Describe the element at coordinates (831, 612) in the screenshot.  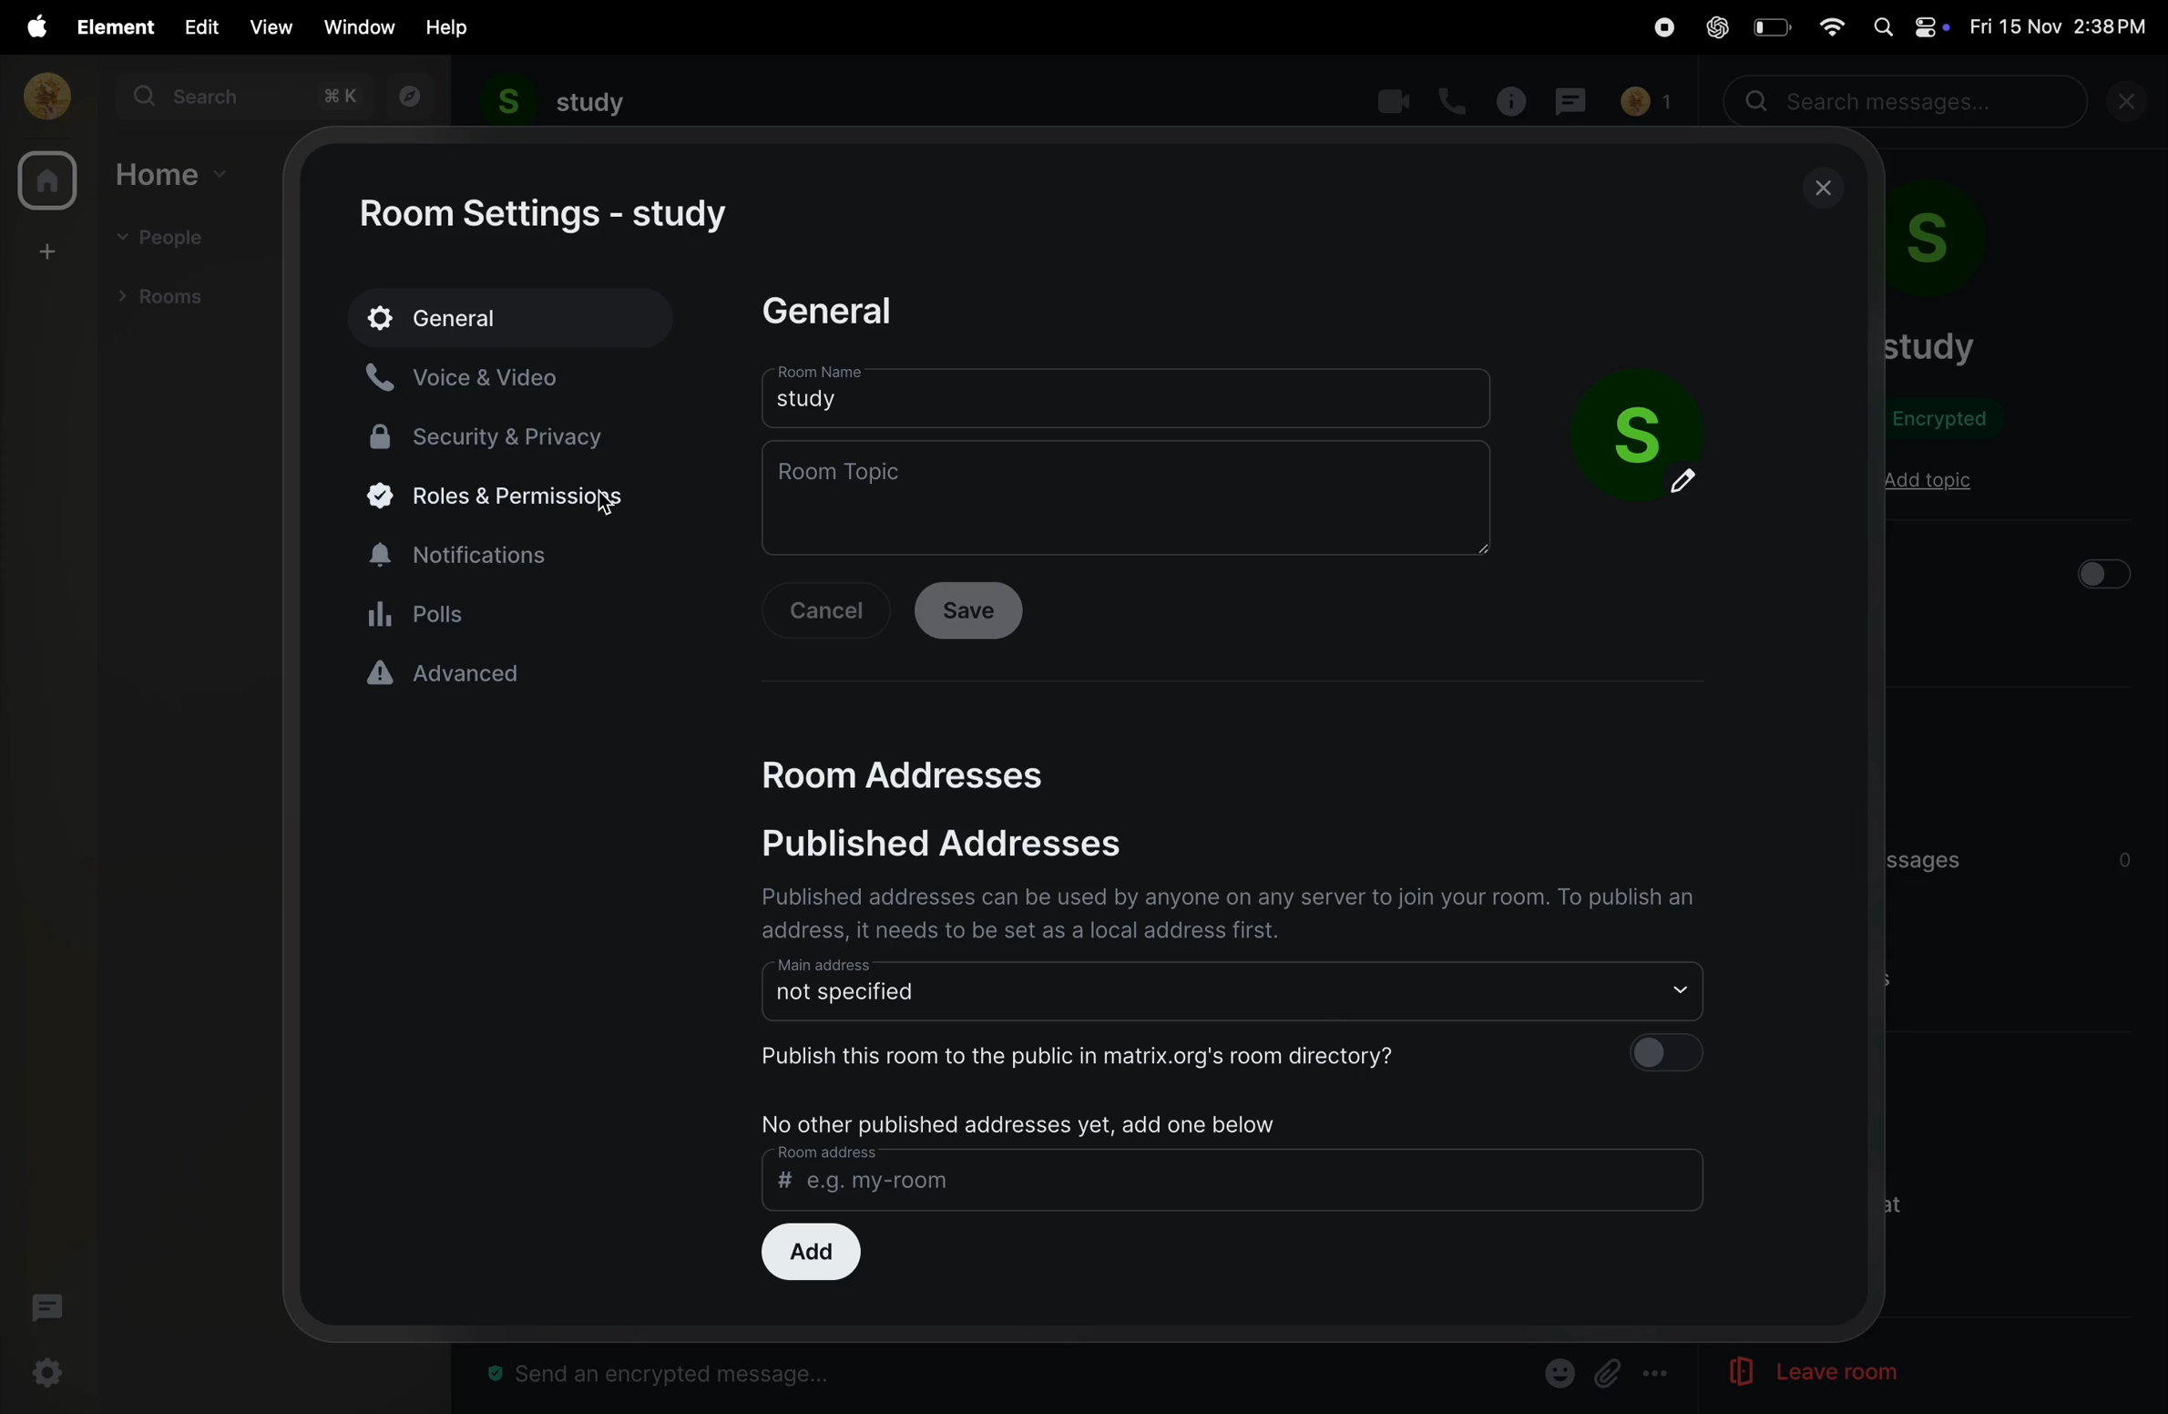
I see `cancel` at that location.